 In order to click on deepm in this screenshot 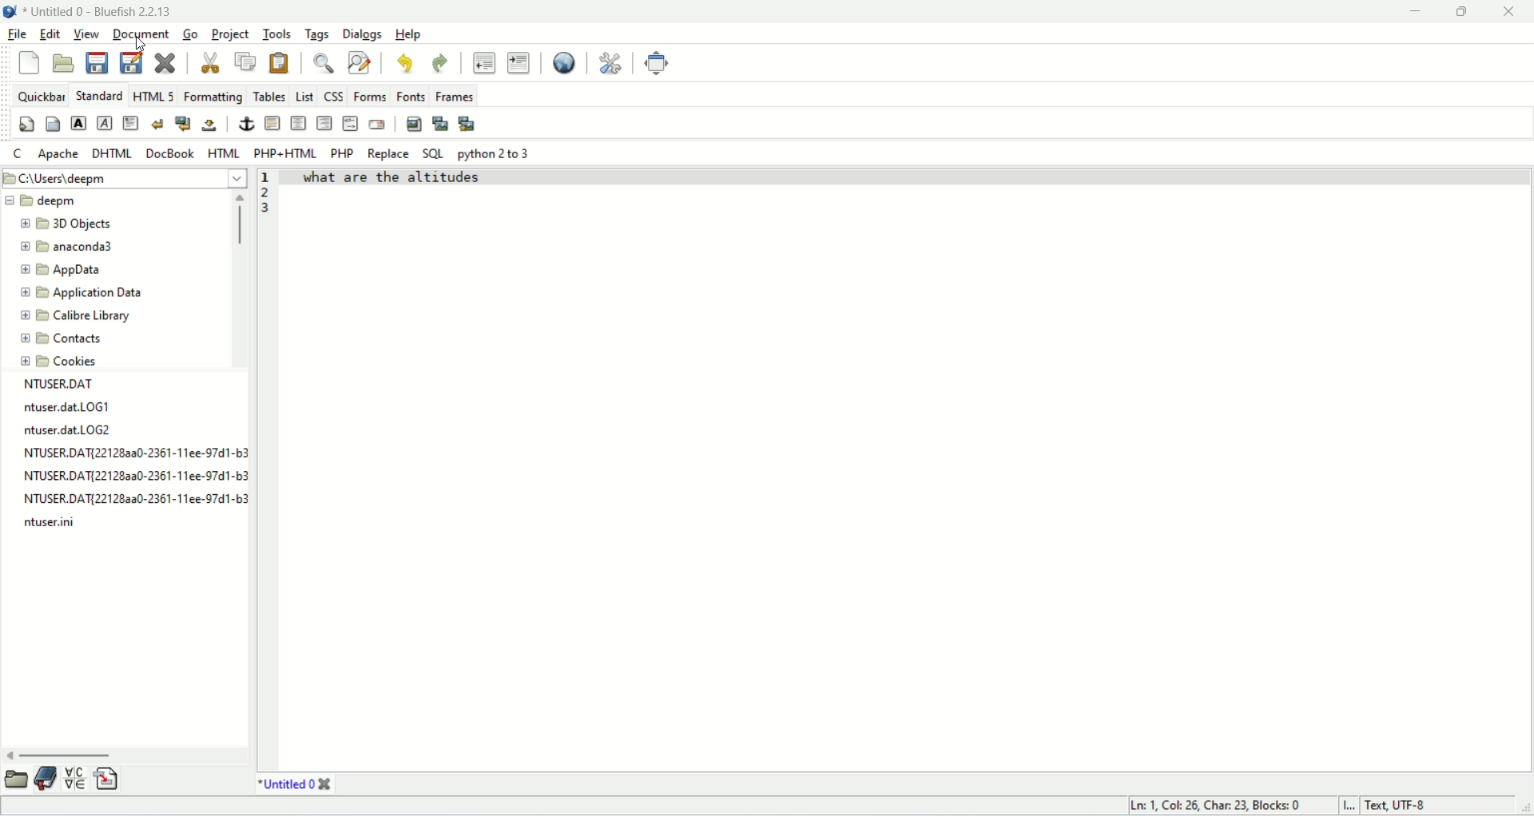, I will do `click(42, 200)`.